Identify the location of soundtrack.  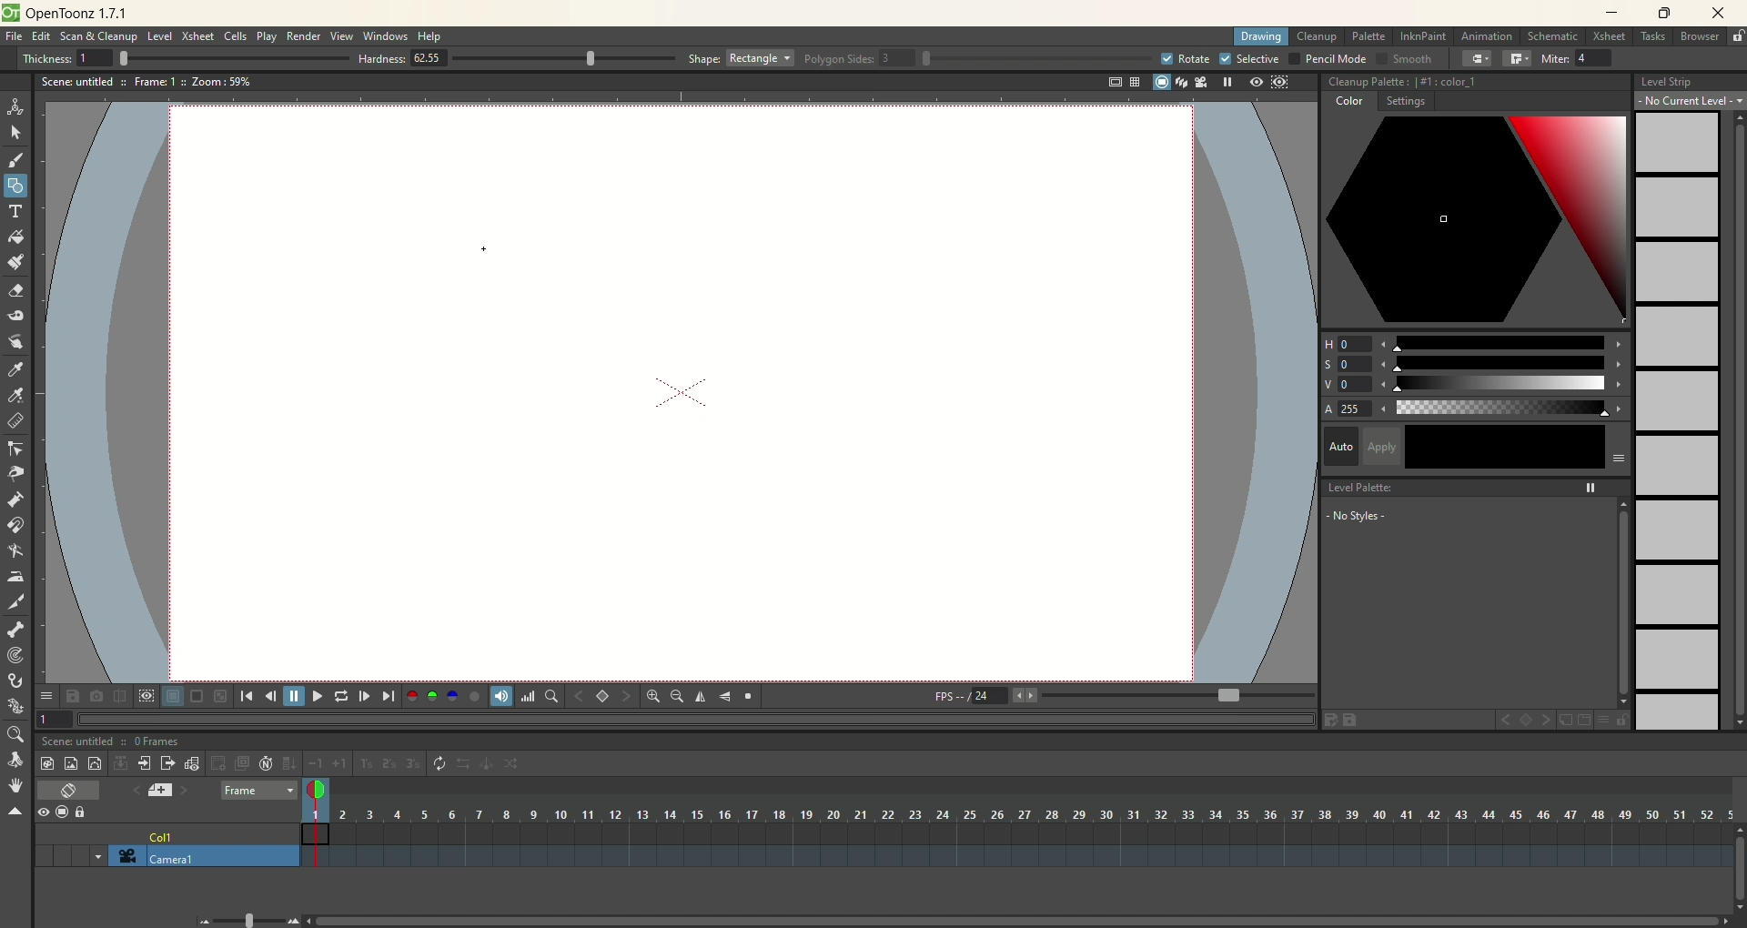
(499, 695).